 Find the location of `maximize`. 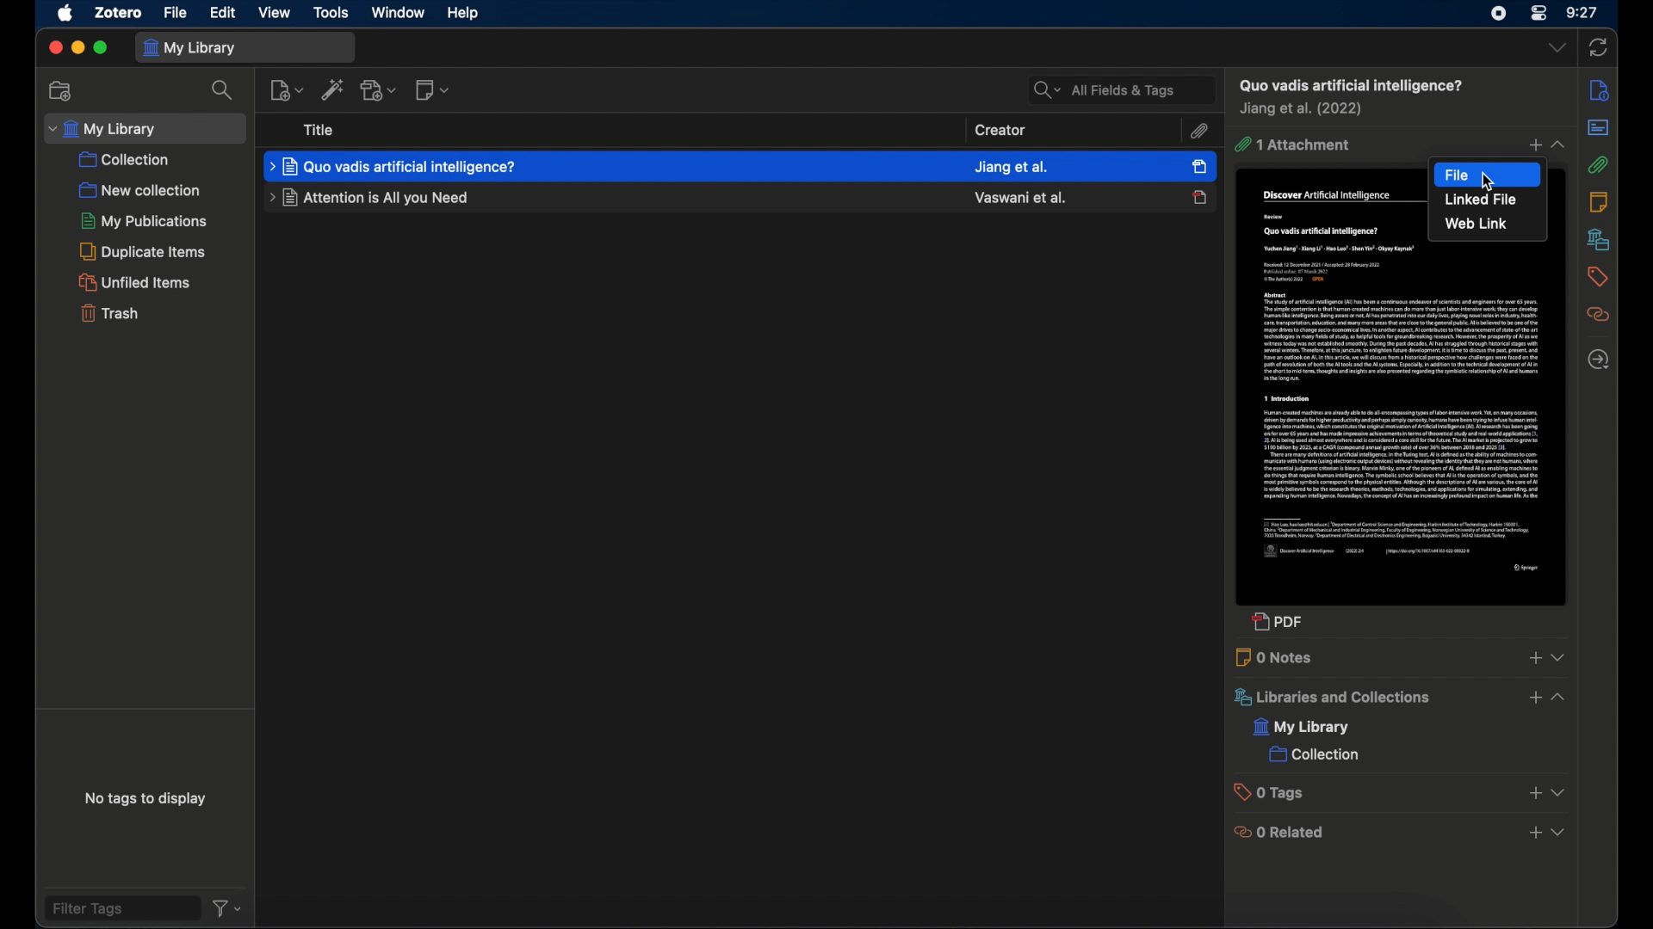

maximize is located at coordinates (102, 49).